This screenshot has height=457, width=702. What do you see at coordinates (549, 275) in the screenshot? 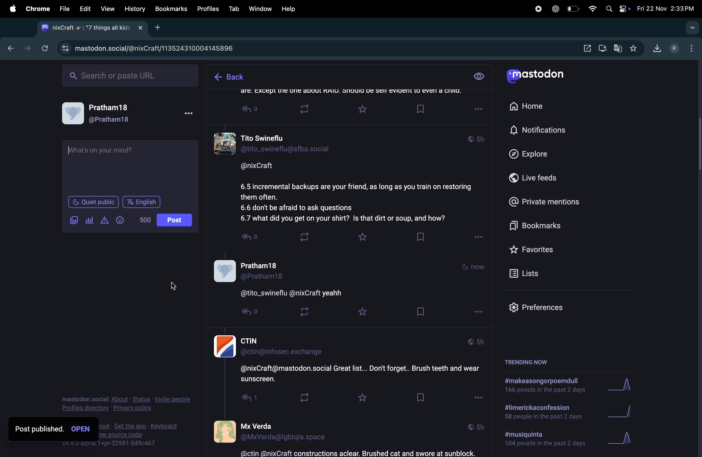
I see `lists` at bounding box center [549, 275].